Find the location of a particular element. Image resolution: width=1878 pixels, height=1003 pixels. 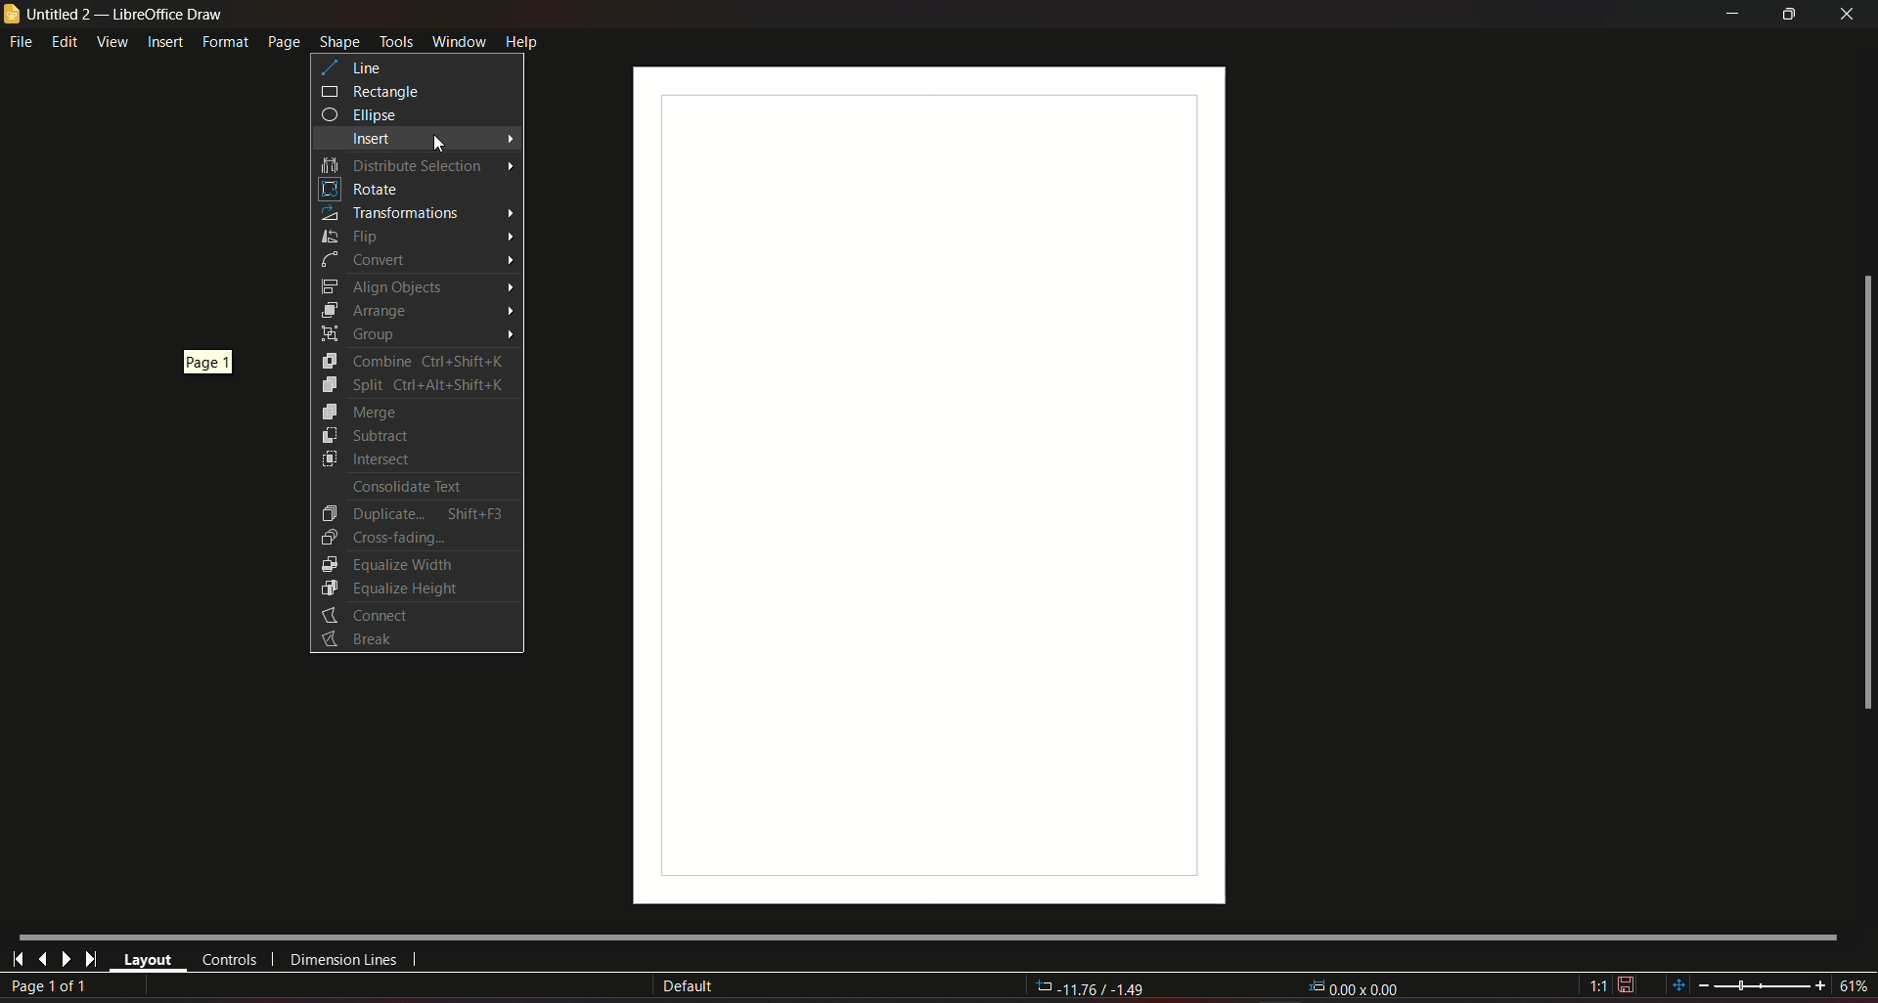

Arrow is located at coordinates (507, 259).